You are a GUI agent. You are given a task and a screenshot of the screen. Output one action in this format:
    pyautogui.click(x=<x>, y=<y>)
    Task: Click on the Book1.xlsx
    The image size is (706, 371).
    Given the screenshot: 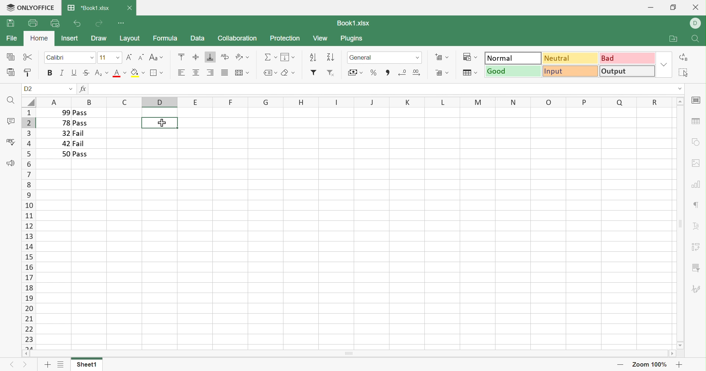 What is the action you would take?
    pyautogui.click(x=353, y=24)
    